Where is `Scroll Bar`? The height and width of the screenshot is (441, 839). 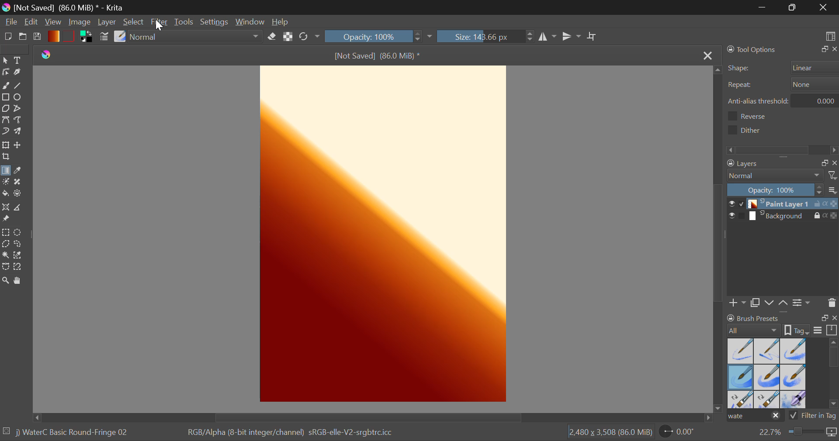
Scroll Bar is located at coordinates (721, 235).